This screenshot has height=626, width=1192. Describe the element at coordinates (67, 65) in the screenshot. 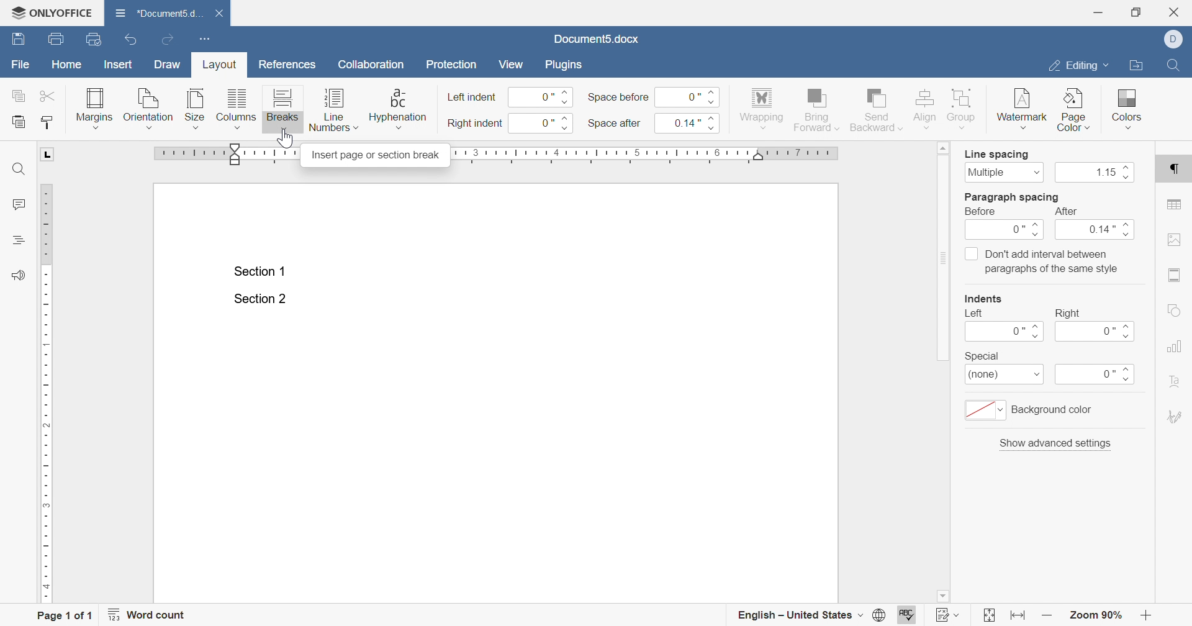

I see `home` at that location.